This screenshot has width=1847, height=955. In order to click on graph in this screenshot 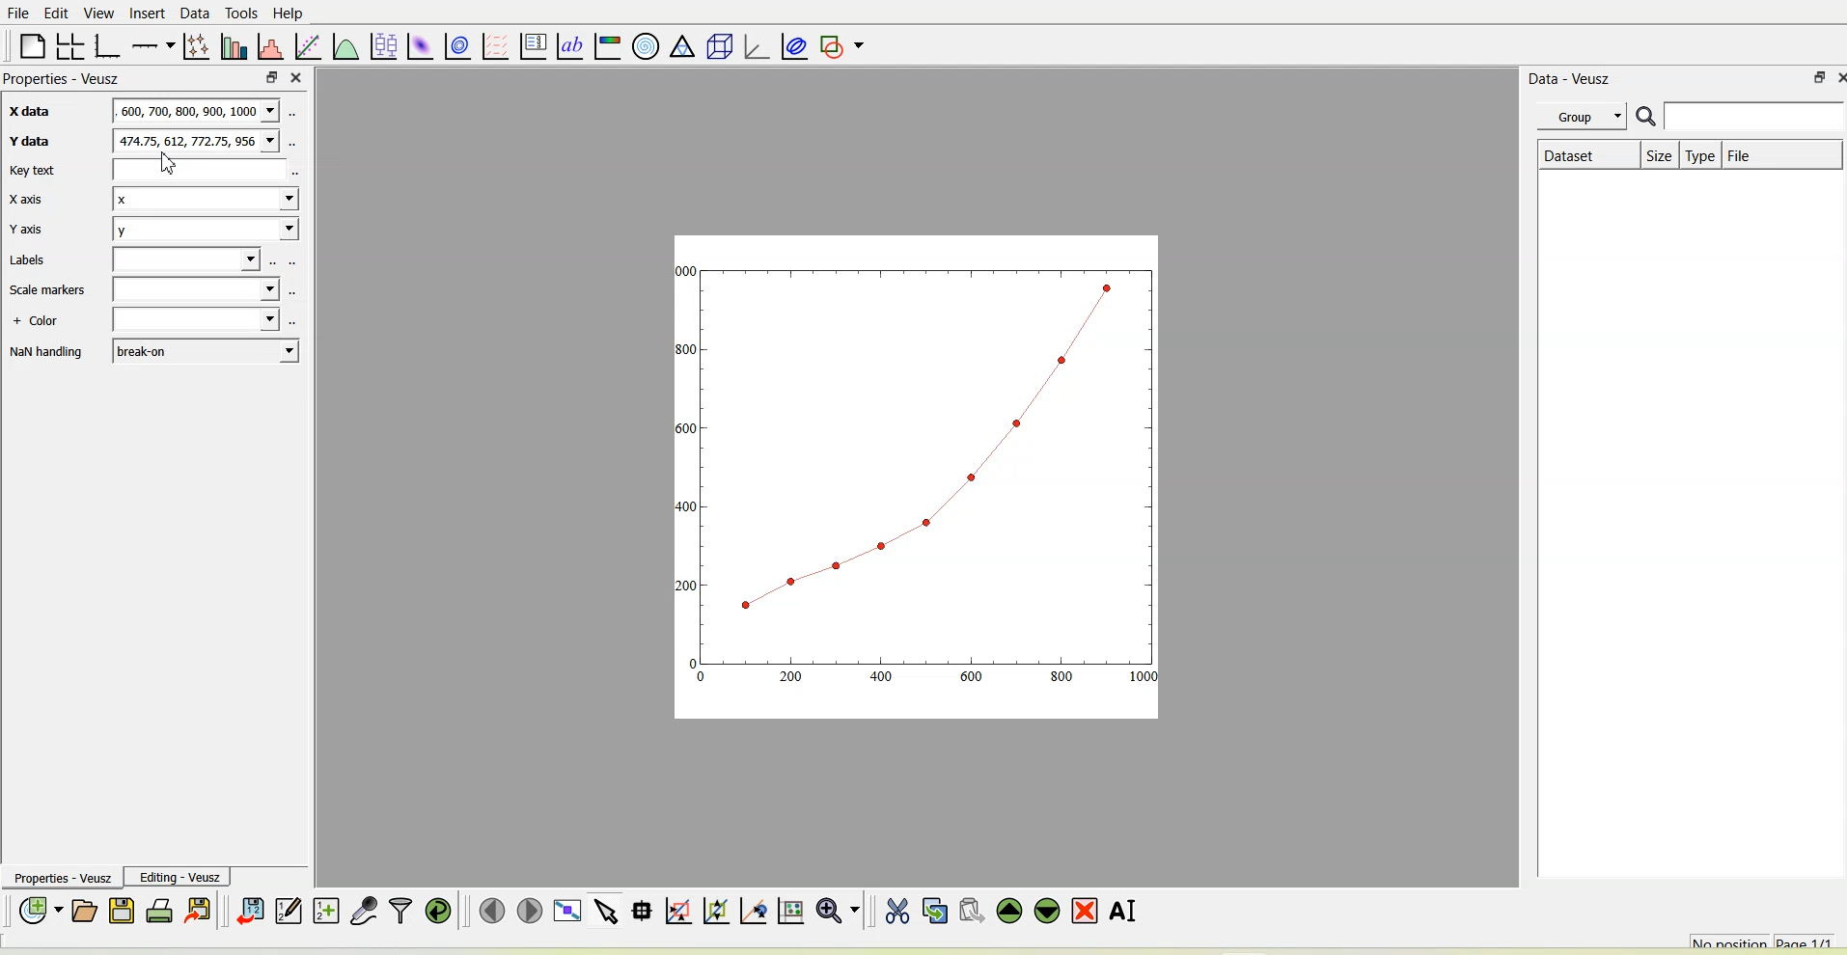, I will do `click(922, 446)`.